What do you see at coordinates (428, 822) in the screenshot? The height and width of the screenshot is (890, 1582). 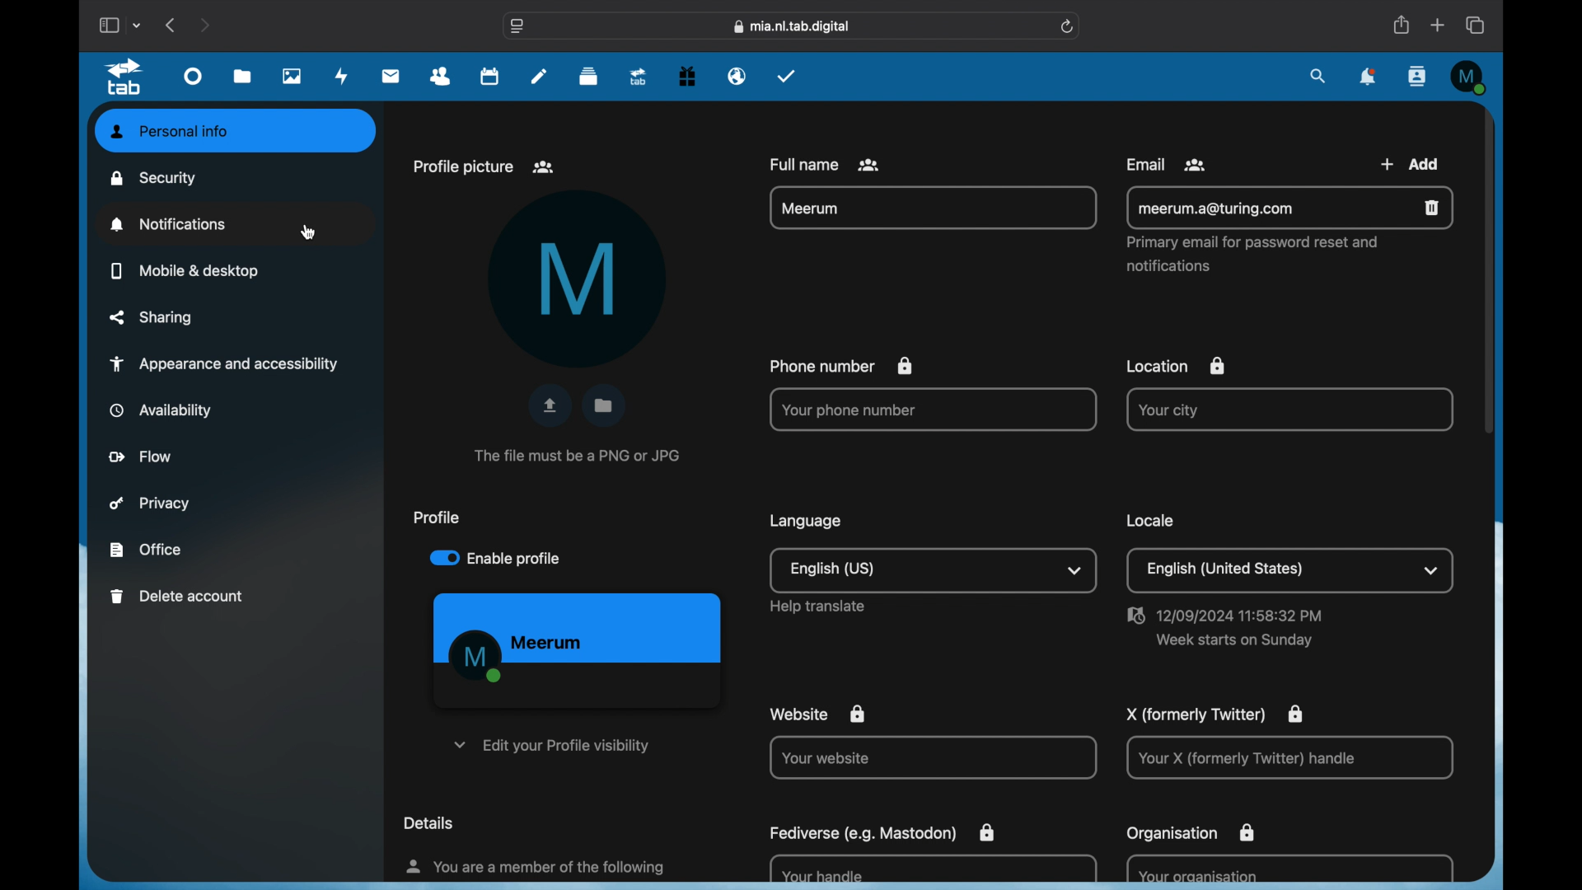 I see `details` at bounding box center [428, 822].